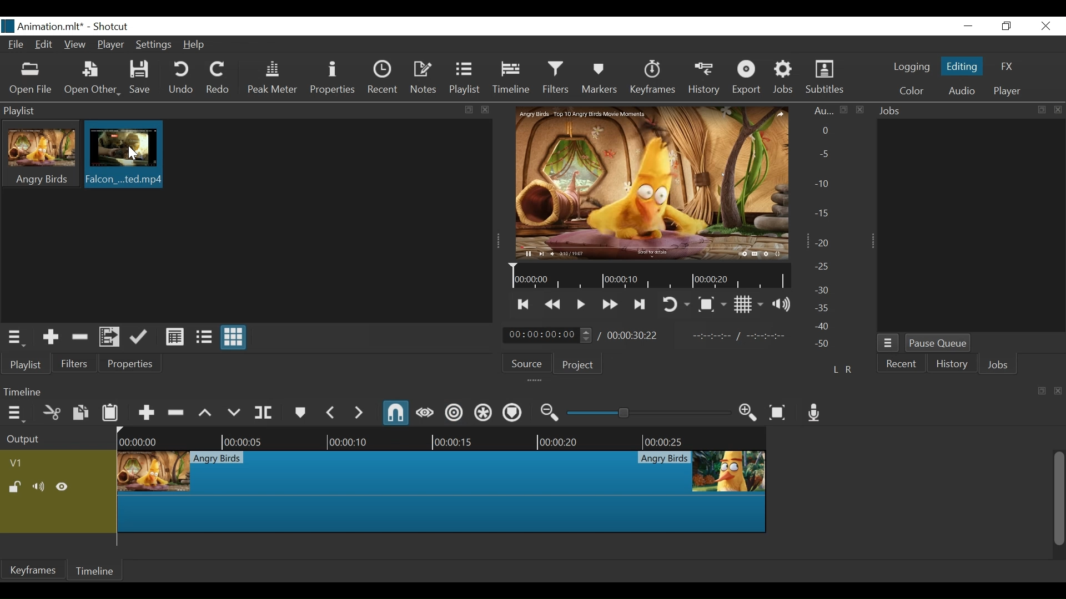 The height and width of the screenshot is (599, 1066). I want to click on Update, so click(140, 337).